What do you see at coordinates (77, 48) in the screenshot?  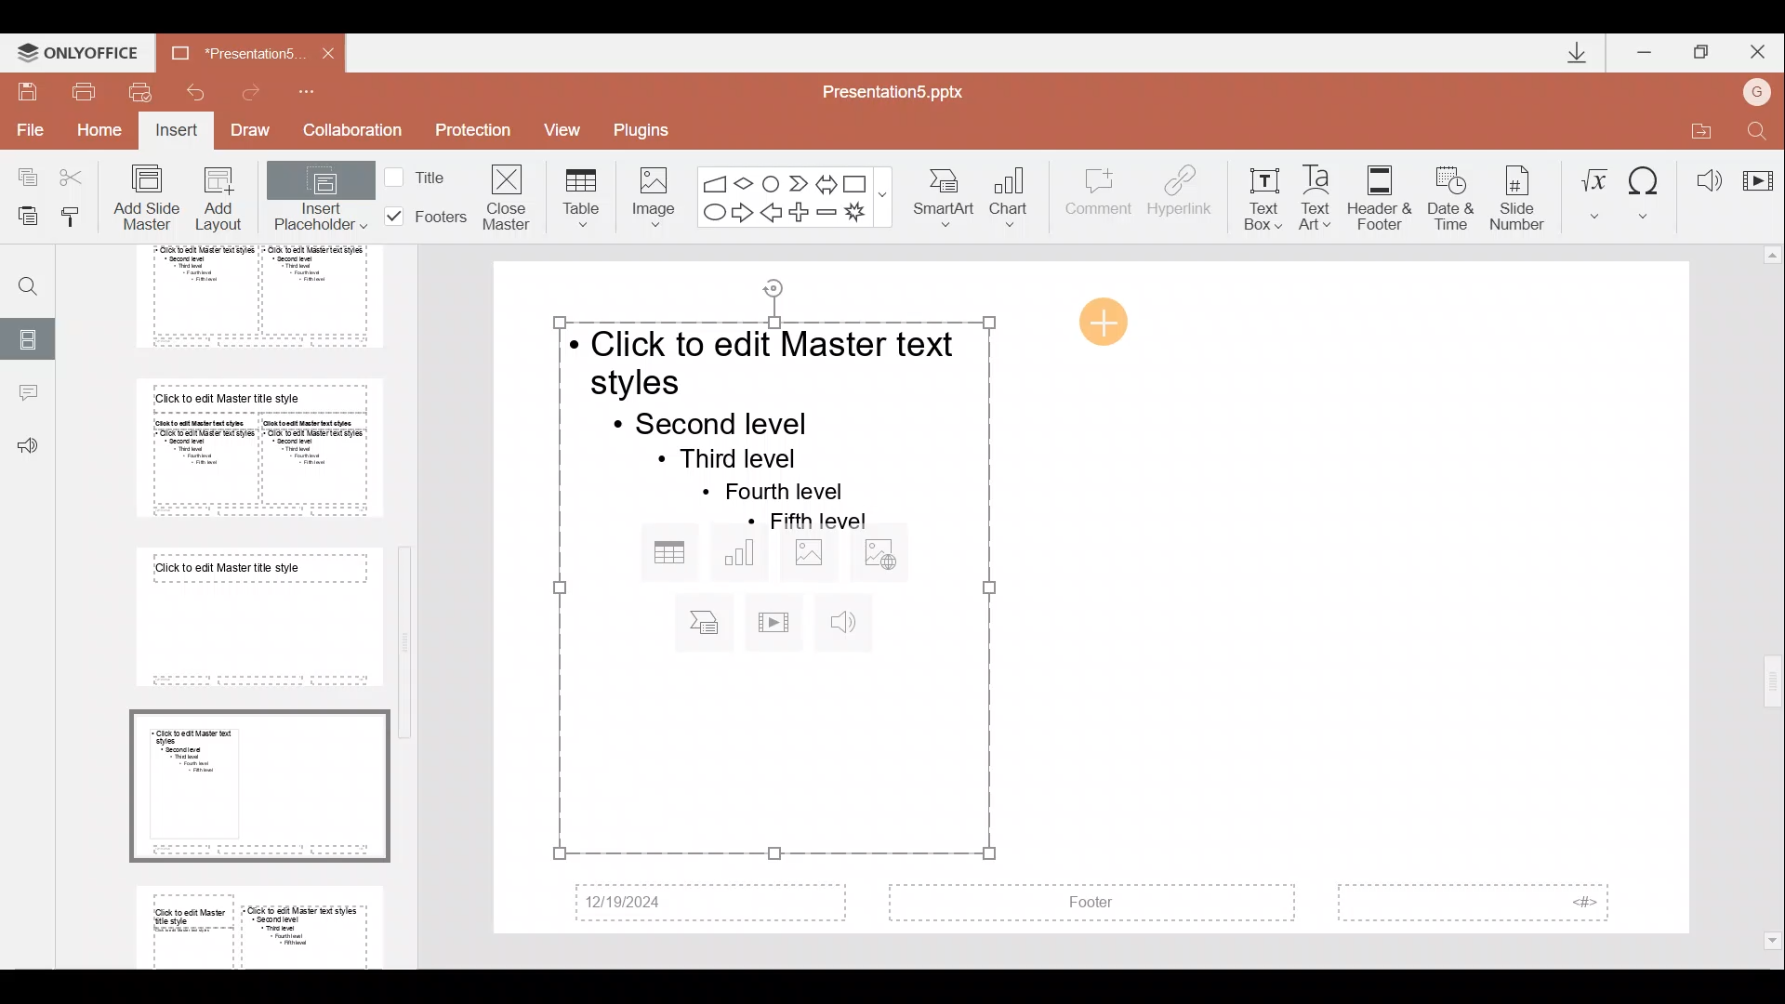 I see `ONLYOFFICE` at bounding box center [77, 48].